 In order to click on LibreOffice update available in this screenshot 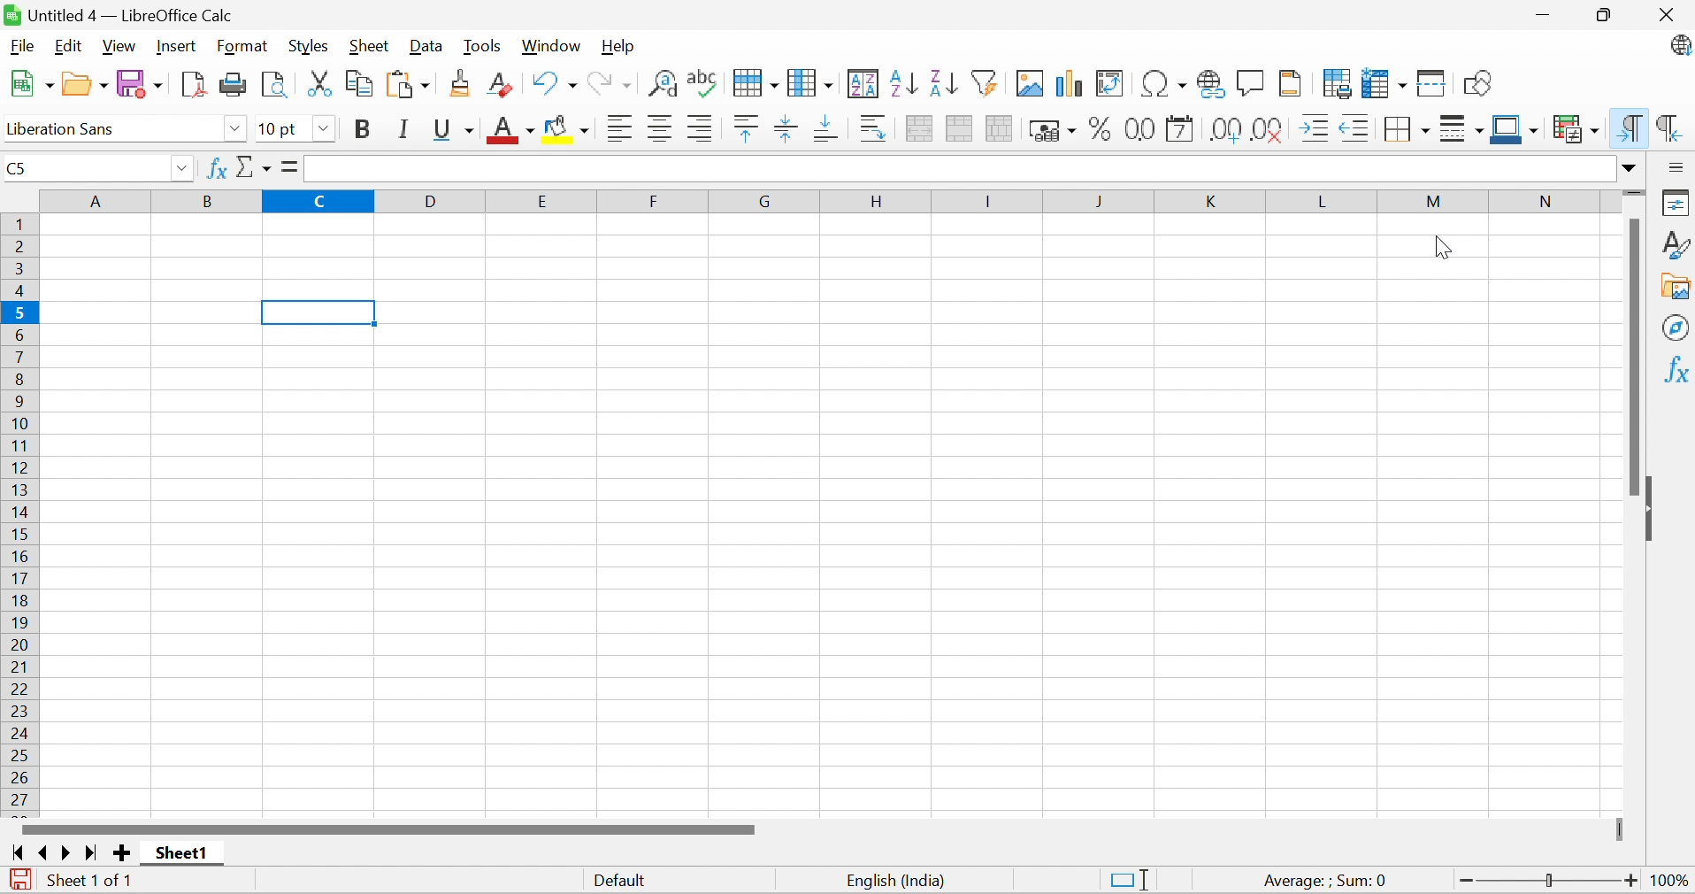, I will do `click(1681, 49)`.